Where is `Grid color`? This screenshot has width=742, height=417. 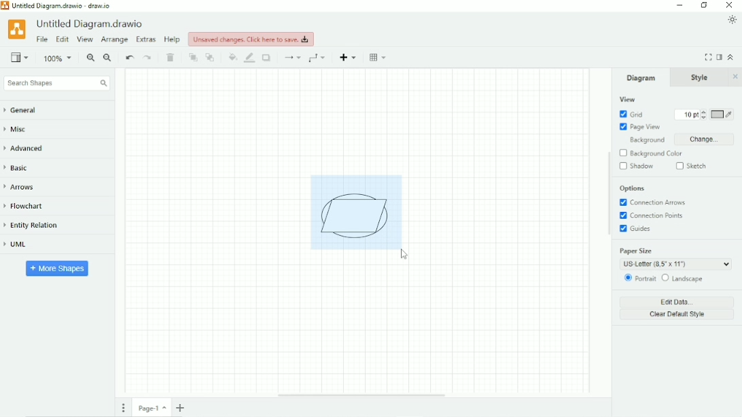
Grid color is located at coordinates (722, 115).